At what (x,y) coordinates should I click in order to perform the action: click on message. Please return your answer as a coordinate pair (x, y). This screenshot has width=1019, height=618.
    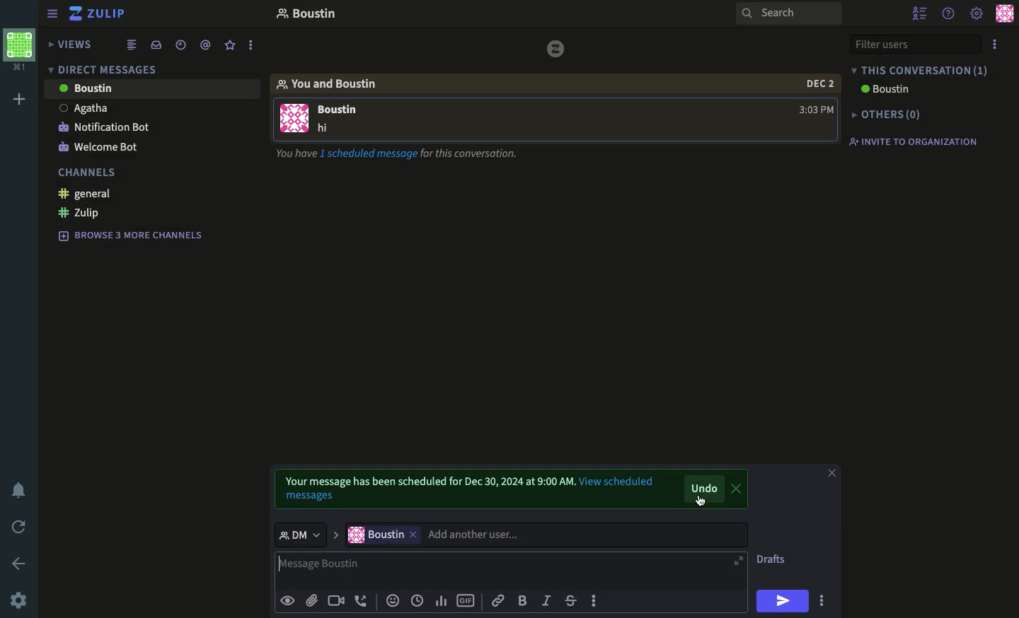
    Looking at the image, I should click on (342, 115).